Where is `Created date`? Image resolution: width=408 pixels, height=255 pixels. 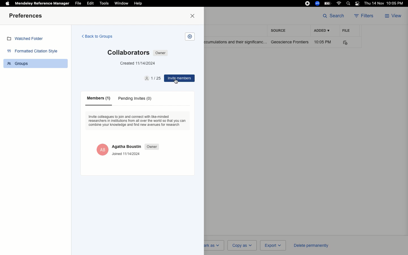 Created date is located at coordinates (138, 63).